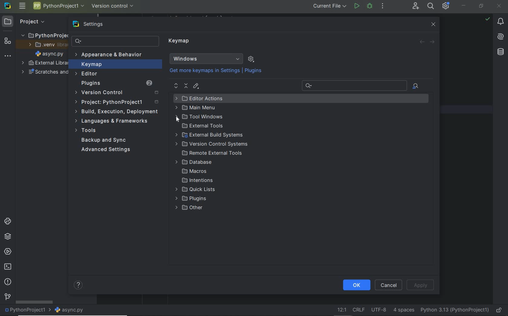 This screenshot has width=508, height=316. Describe the element at coordinates (180, 42) in the screenshot. I see `Keymap` at that location.